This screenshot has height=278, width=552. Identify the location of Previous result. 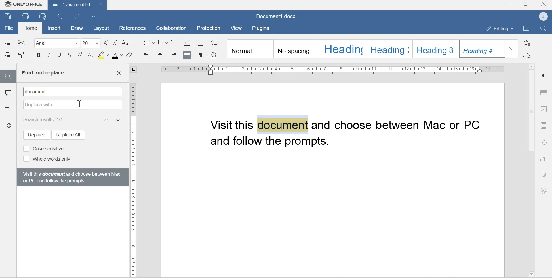
(106, 119).